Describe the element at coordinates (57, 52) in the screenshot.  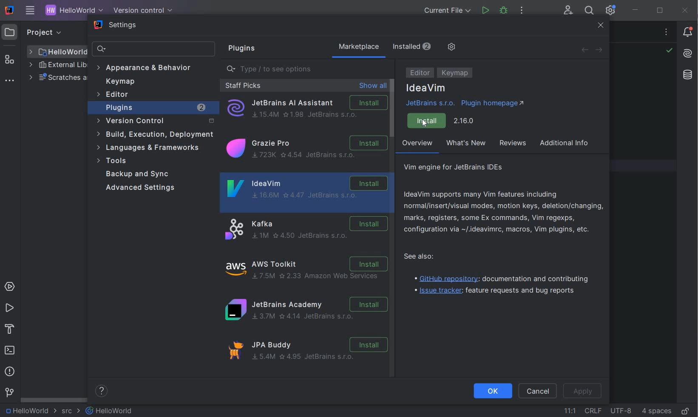
I see `FILE NAME` at that location.